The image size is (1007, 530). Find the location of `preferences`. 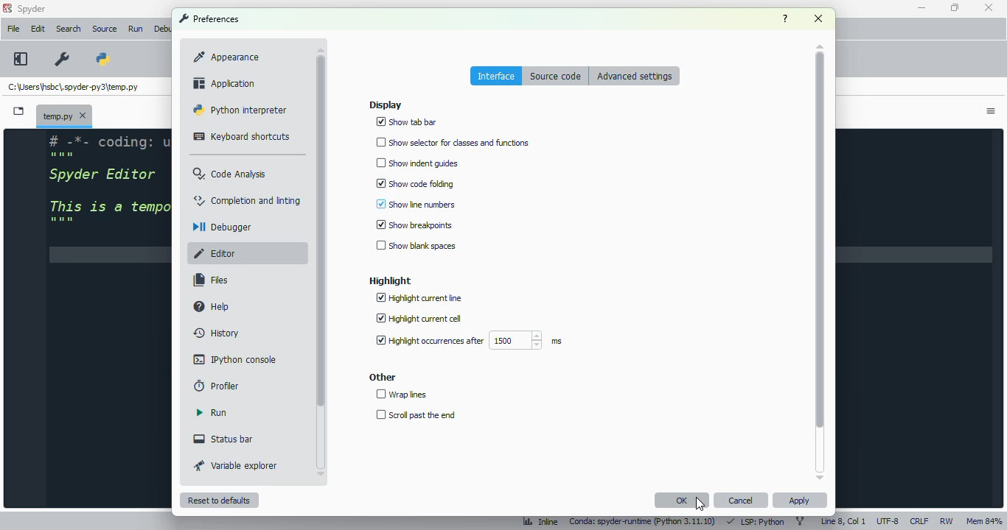

preferences is located at coordinates (61, 59).